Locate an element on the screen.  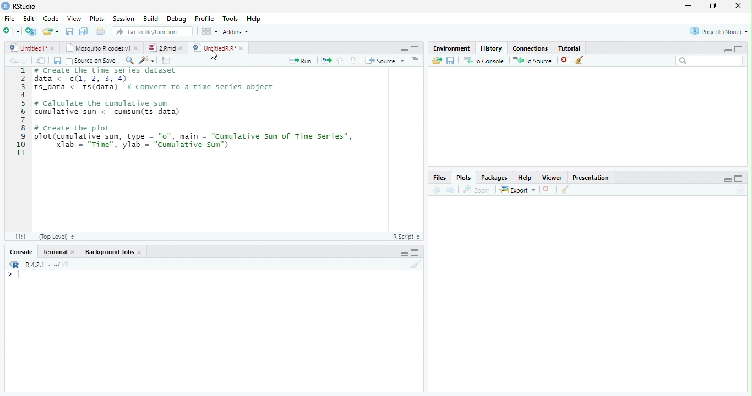
Presentation is located at coordinates (591, 178).